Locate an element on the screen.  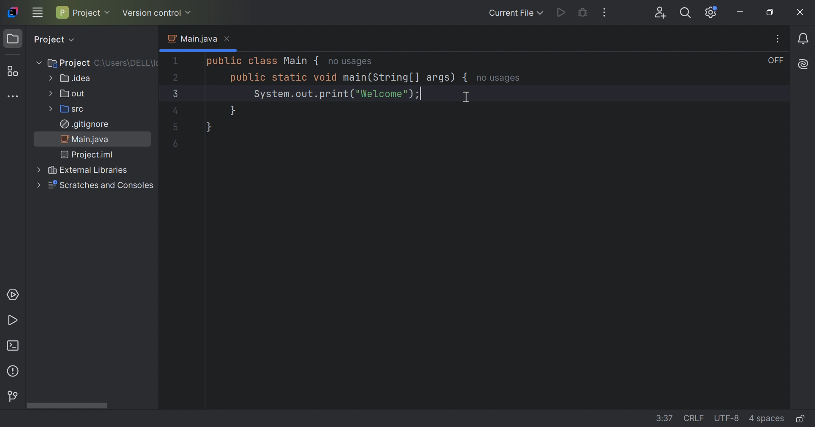
Project is located at coordinates (64, 62).